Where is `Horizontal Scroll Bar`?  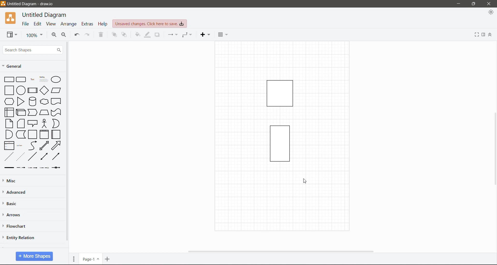 Horizontal Scroll Bar is located at coordinates (283, 252).